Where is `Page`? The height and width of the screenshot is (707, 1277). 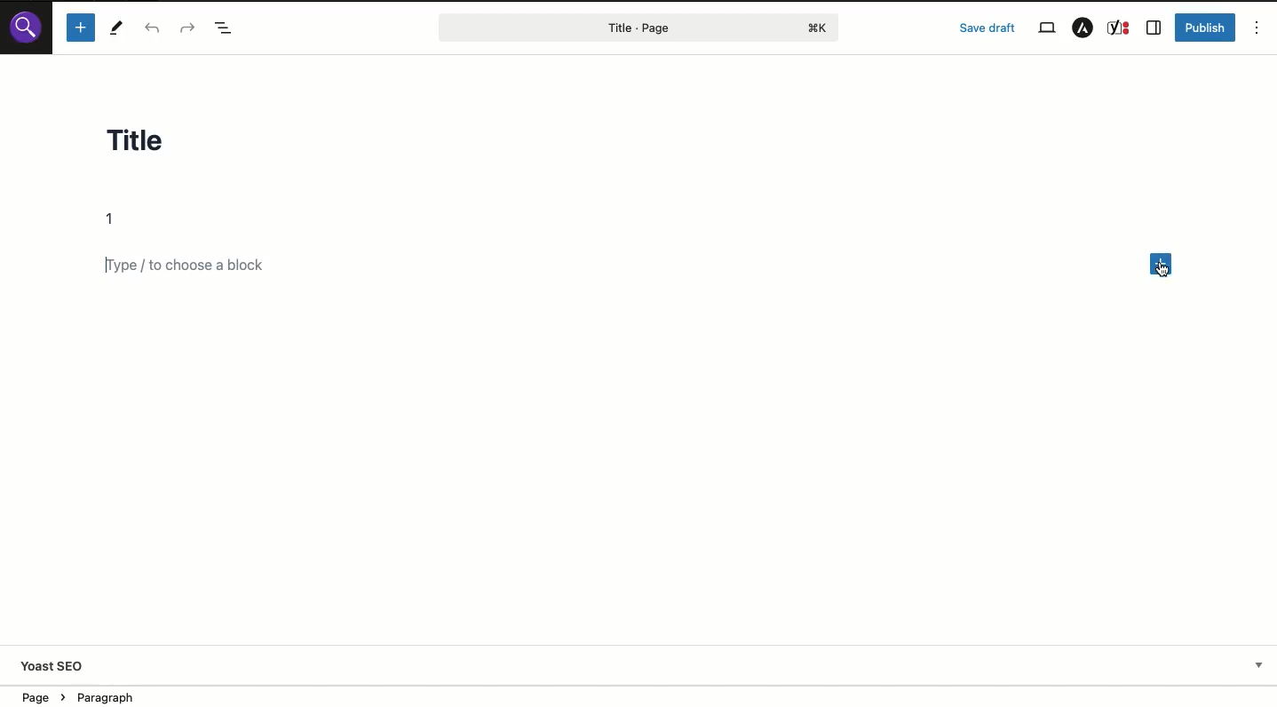
Page is located at coordinates (602, 28).